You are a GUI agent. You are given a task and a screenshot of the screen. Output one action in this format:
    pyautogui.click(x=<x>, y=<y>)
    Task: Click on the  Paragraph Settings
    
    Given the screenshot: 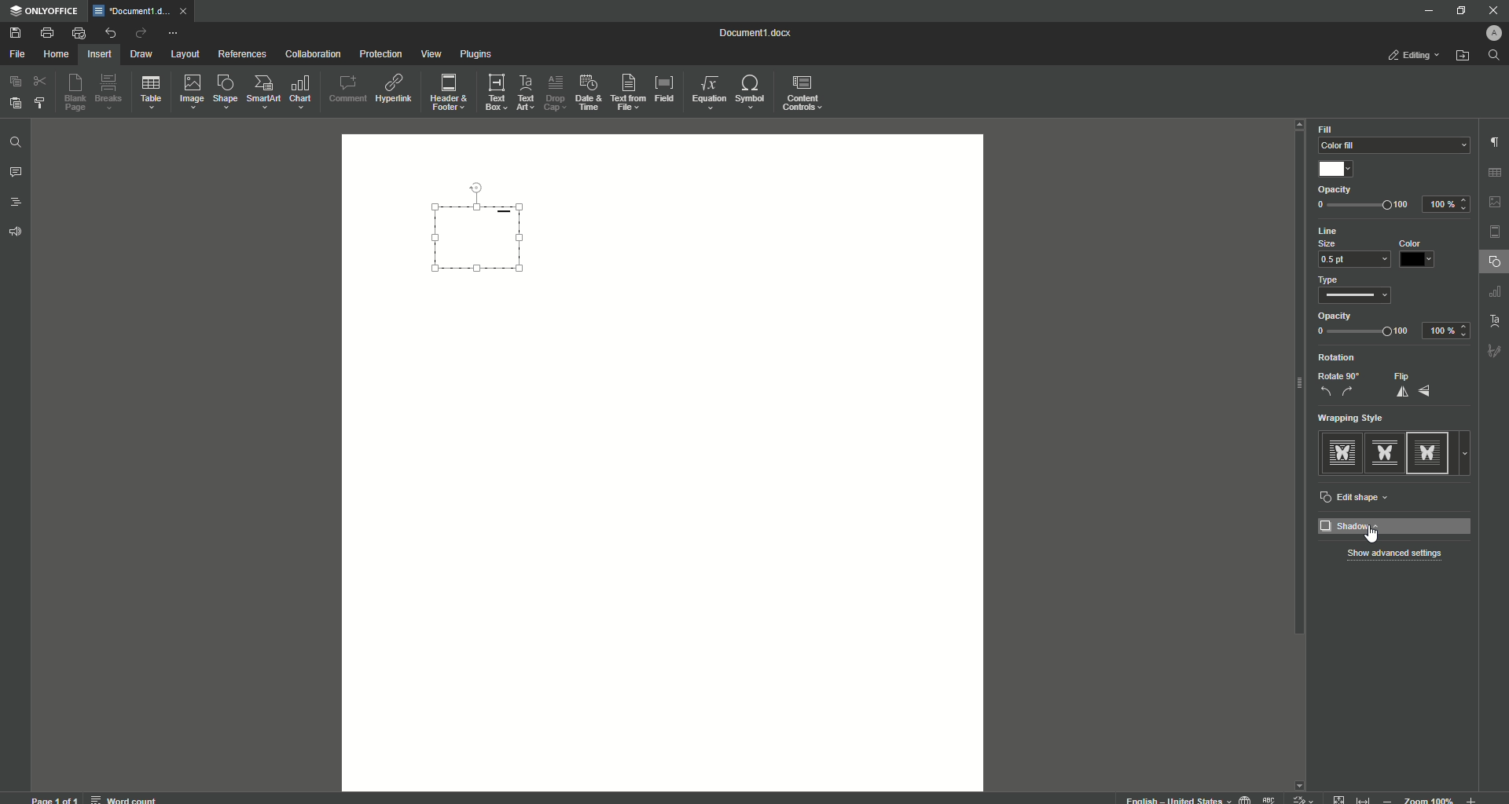 What is the action you would take?
    pyautogui.click(x=1493, y=141)
    